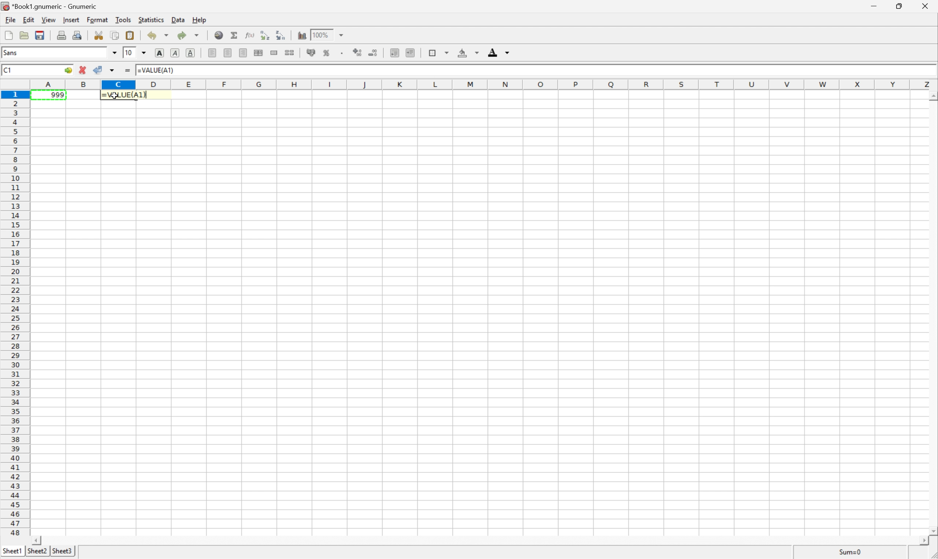 The image size is (938, 559). What do you see at coordinates (123, 96) in the screenshot?
I see `=VALUE(A1)` at bounding box center [123, 96].